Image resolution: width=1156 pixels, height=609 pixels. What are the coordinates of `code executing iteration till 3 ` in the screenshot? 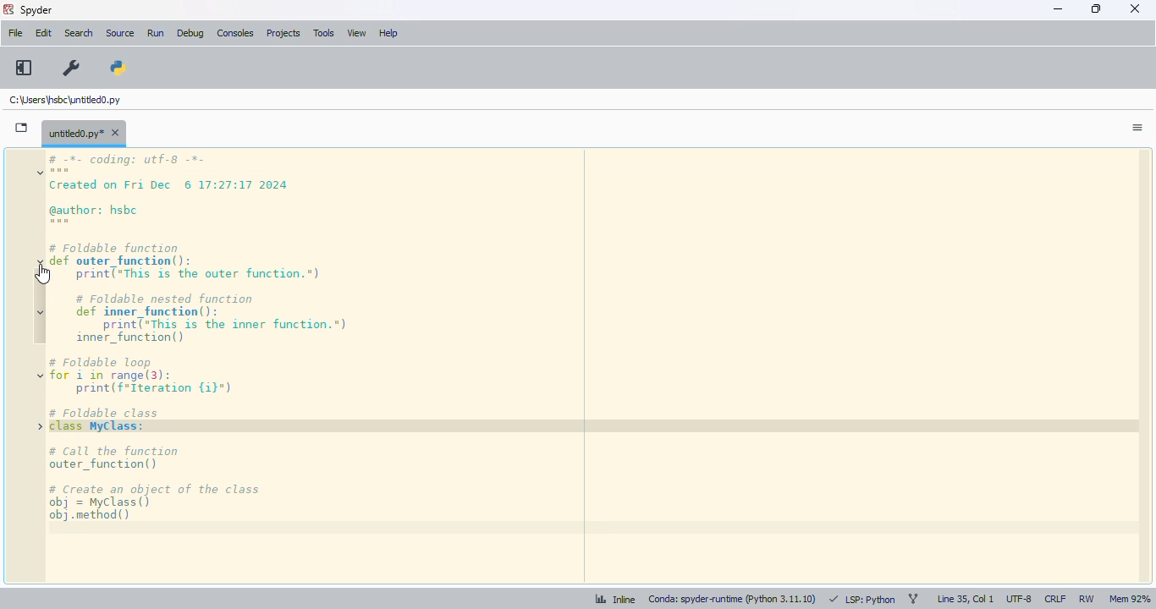 It's located at (603, 366).